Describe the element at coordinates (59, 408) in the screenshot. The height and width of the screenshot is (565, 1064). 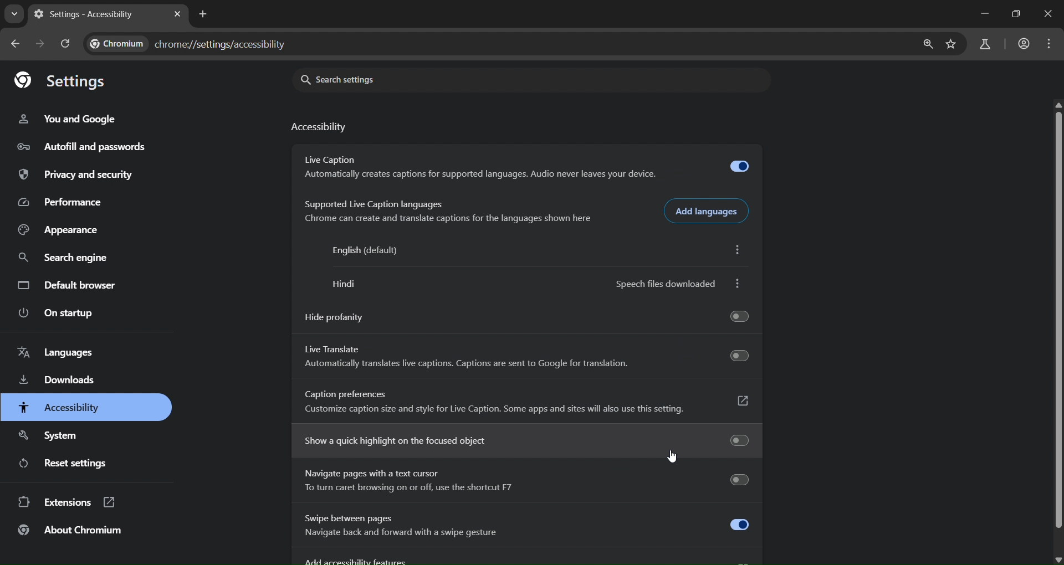
I see `accessibility` at that location.